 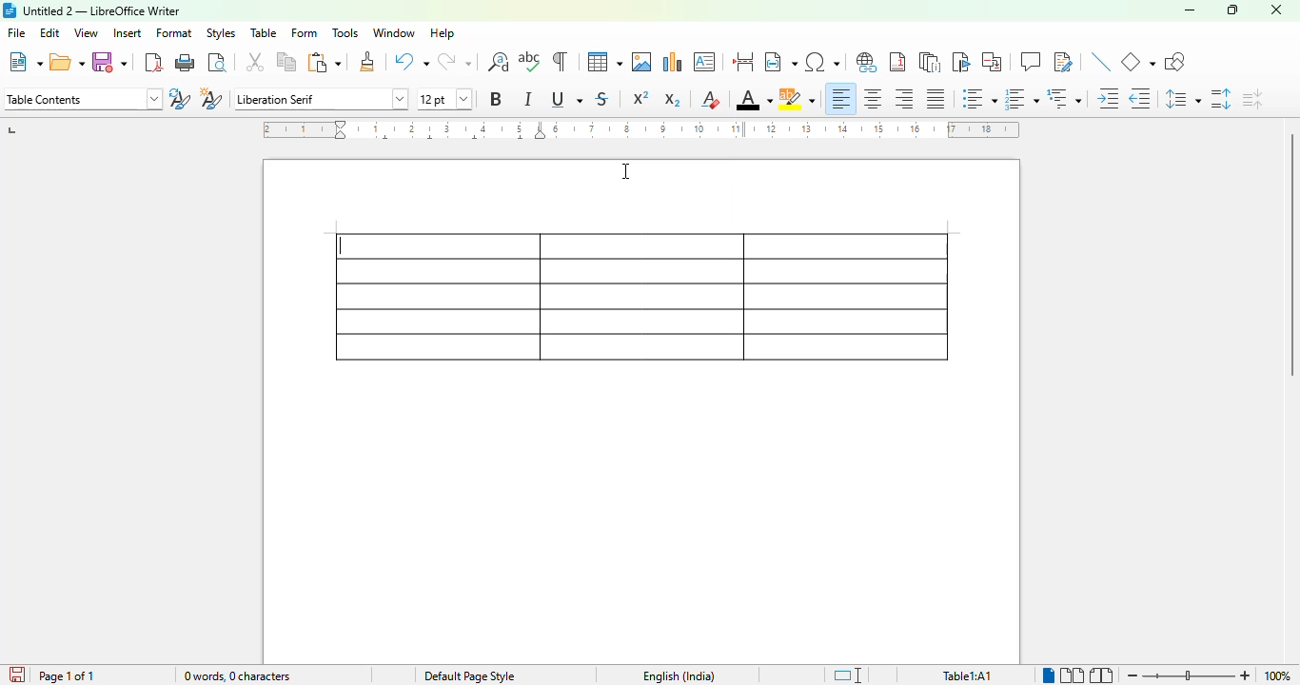 What do you see at coordinates (840, 99) in the screenshot?
I see `align left` at bounding box center [840, 99].